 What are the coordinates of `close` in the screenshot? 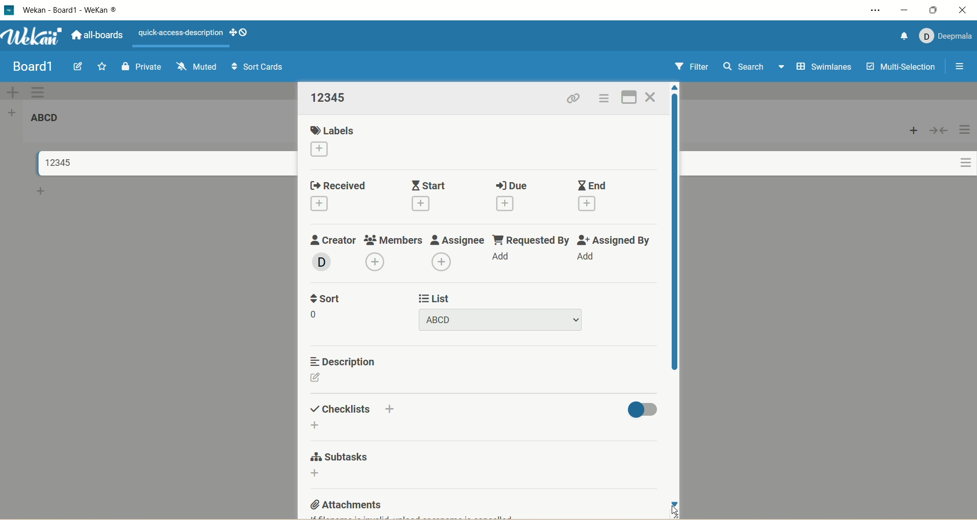 It's located at (963, 10).